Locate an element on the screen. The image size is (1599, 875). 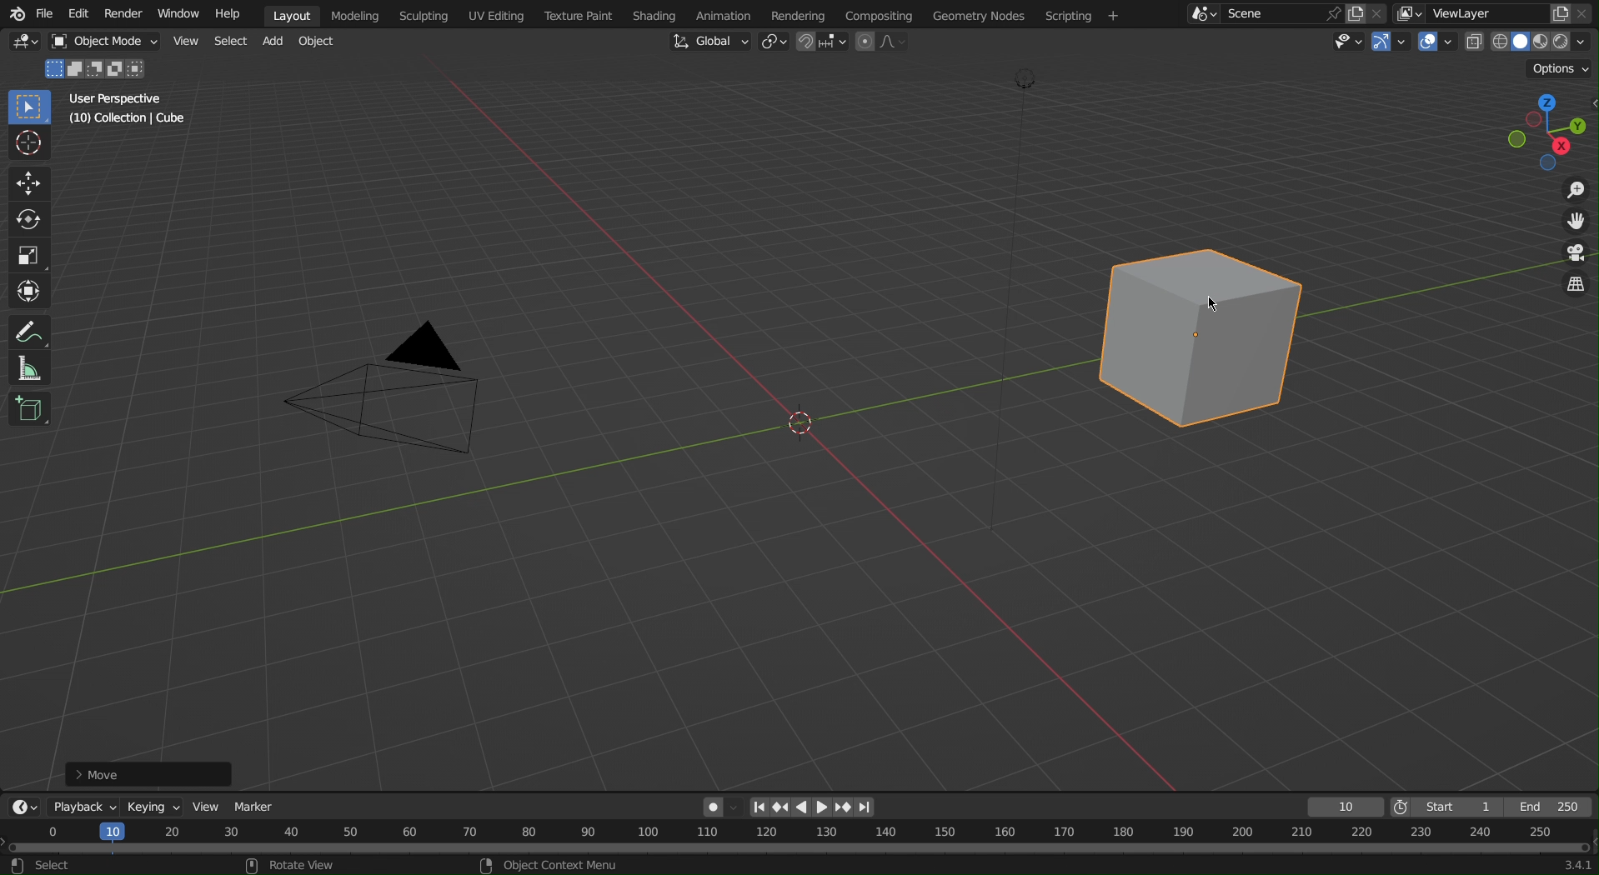
Viewport Shading is located at coordinates (1530, 42).